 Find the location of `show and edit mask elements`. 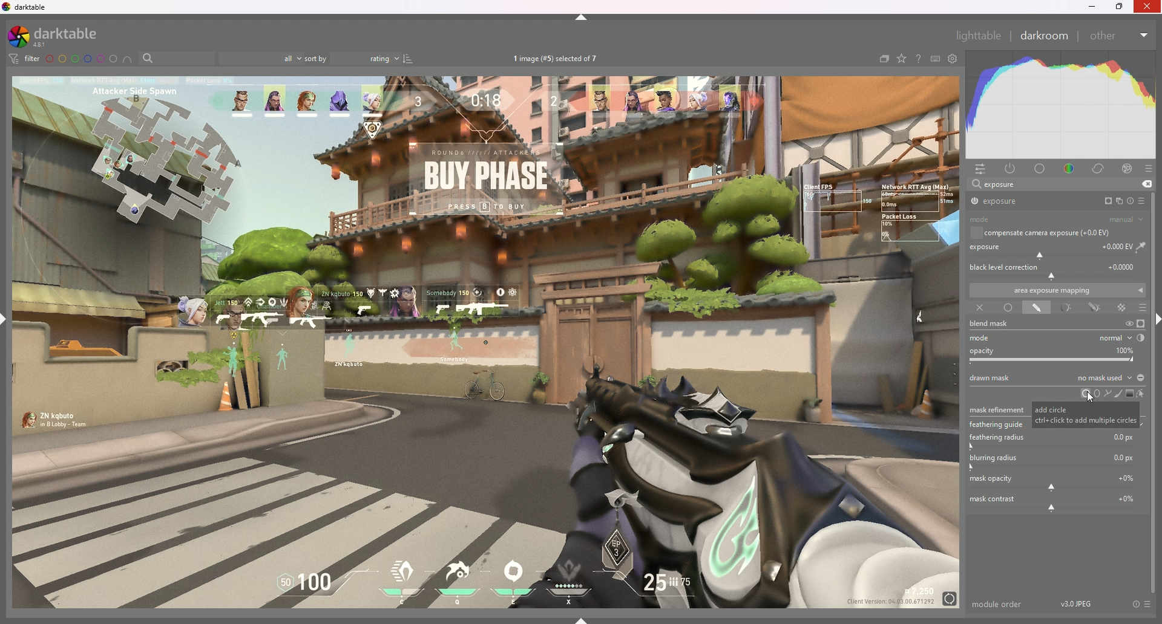

show and edit mask elements is located at coordinates (1141, 394).